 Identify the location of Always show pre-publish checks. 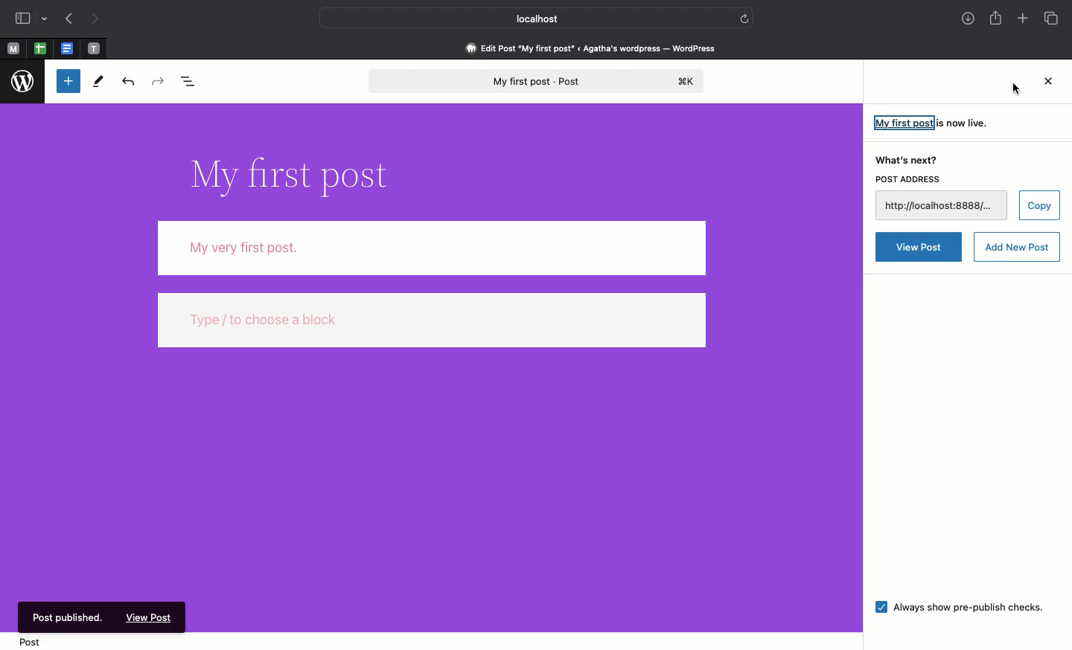
(958, 609).